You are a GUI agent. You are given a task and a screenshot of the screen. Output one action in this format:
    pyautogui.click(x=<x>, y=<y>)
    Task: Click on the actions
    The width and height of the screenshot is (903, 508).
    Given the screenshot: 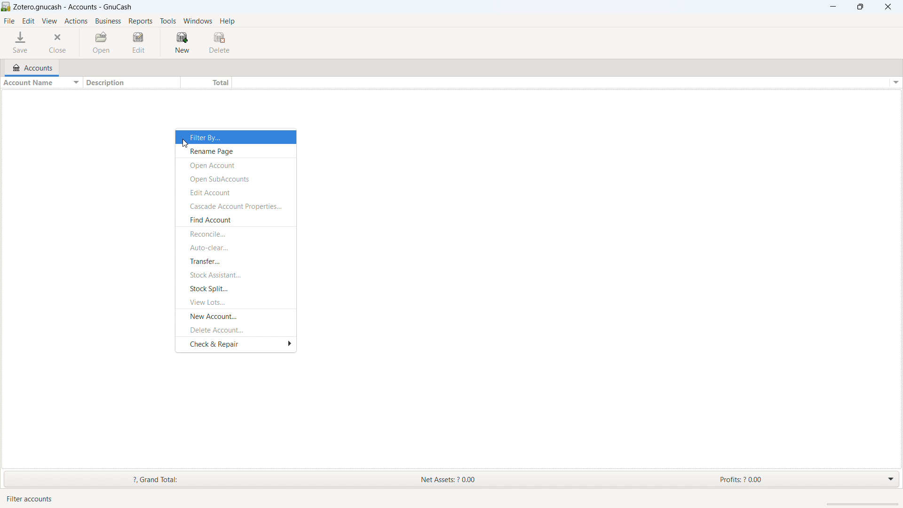 What is the action you would take?
    pyautogui.click(x=76, y=22)
    